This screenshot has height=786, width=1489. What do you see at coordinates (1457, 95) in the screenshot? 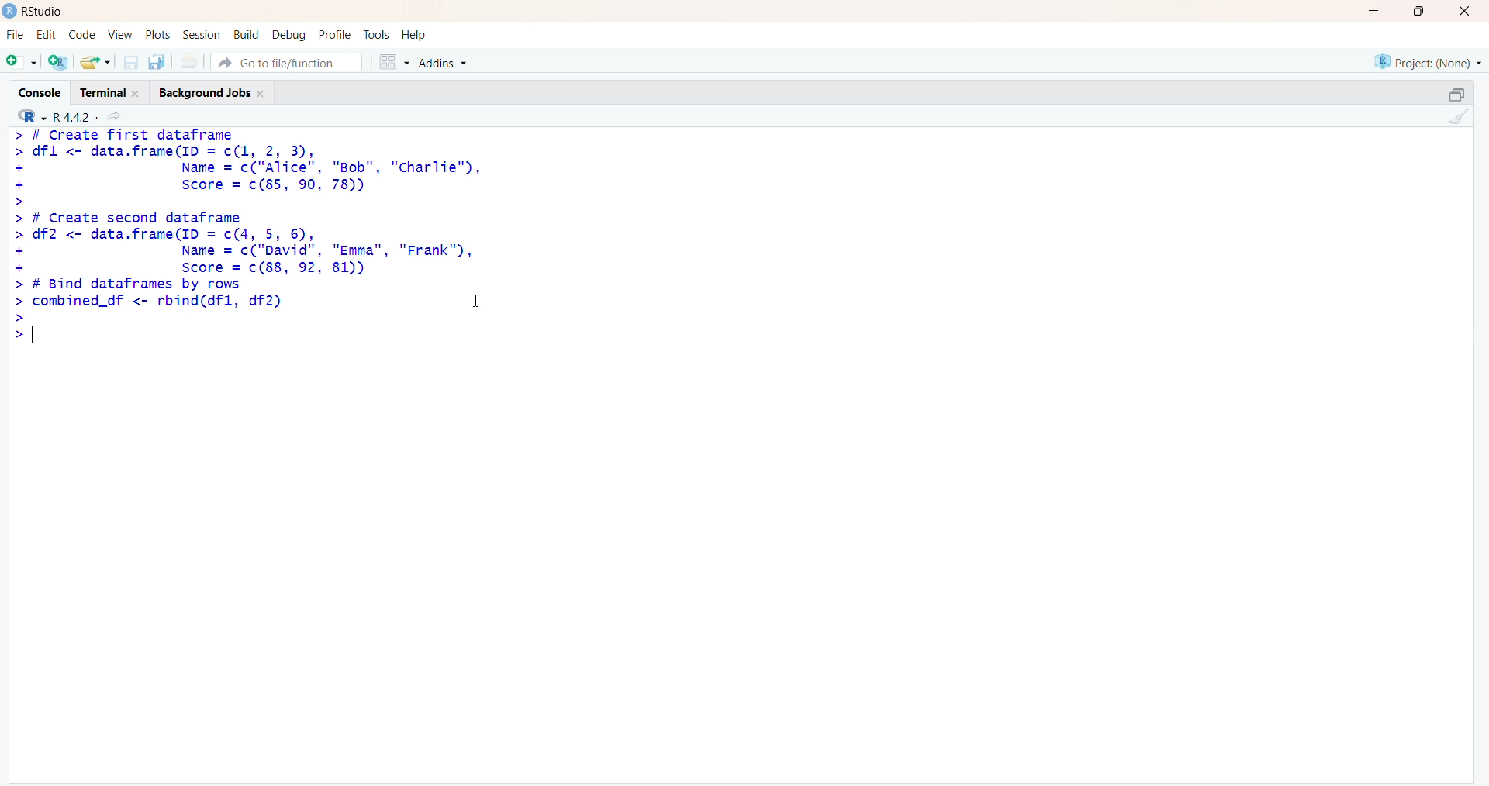
I see `minimize` at bounding box center [1457, 95].